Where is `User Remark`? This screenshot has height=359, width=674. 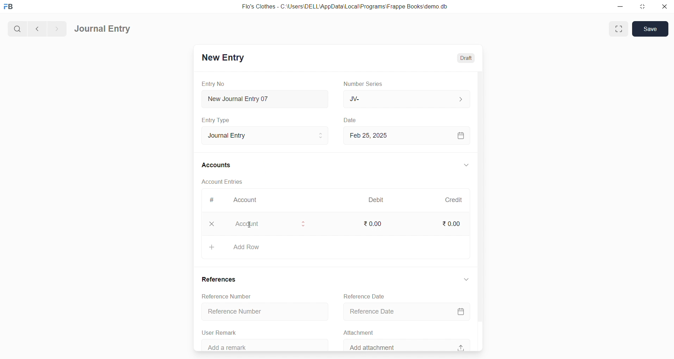 User Remark is located at coordinates (221, 331).